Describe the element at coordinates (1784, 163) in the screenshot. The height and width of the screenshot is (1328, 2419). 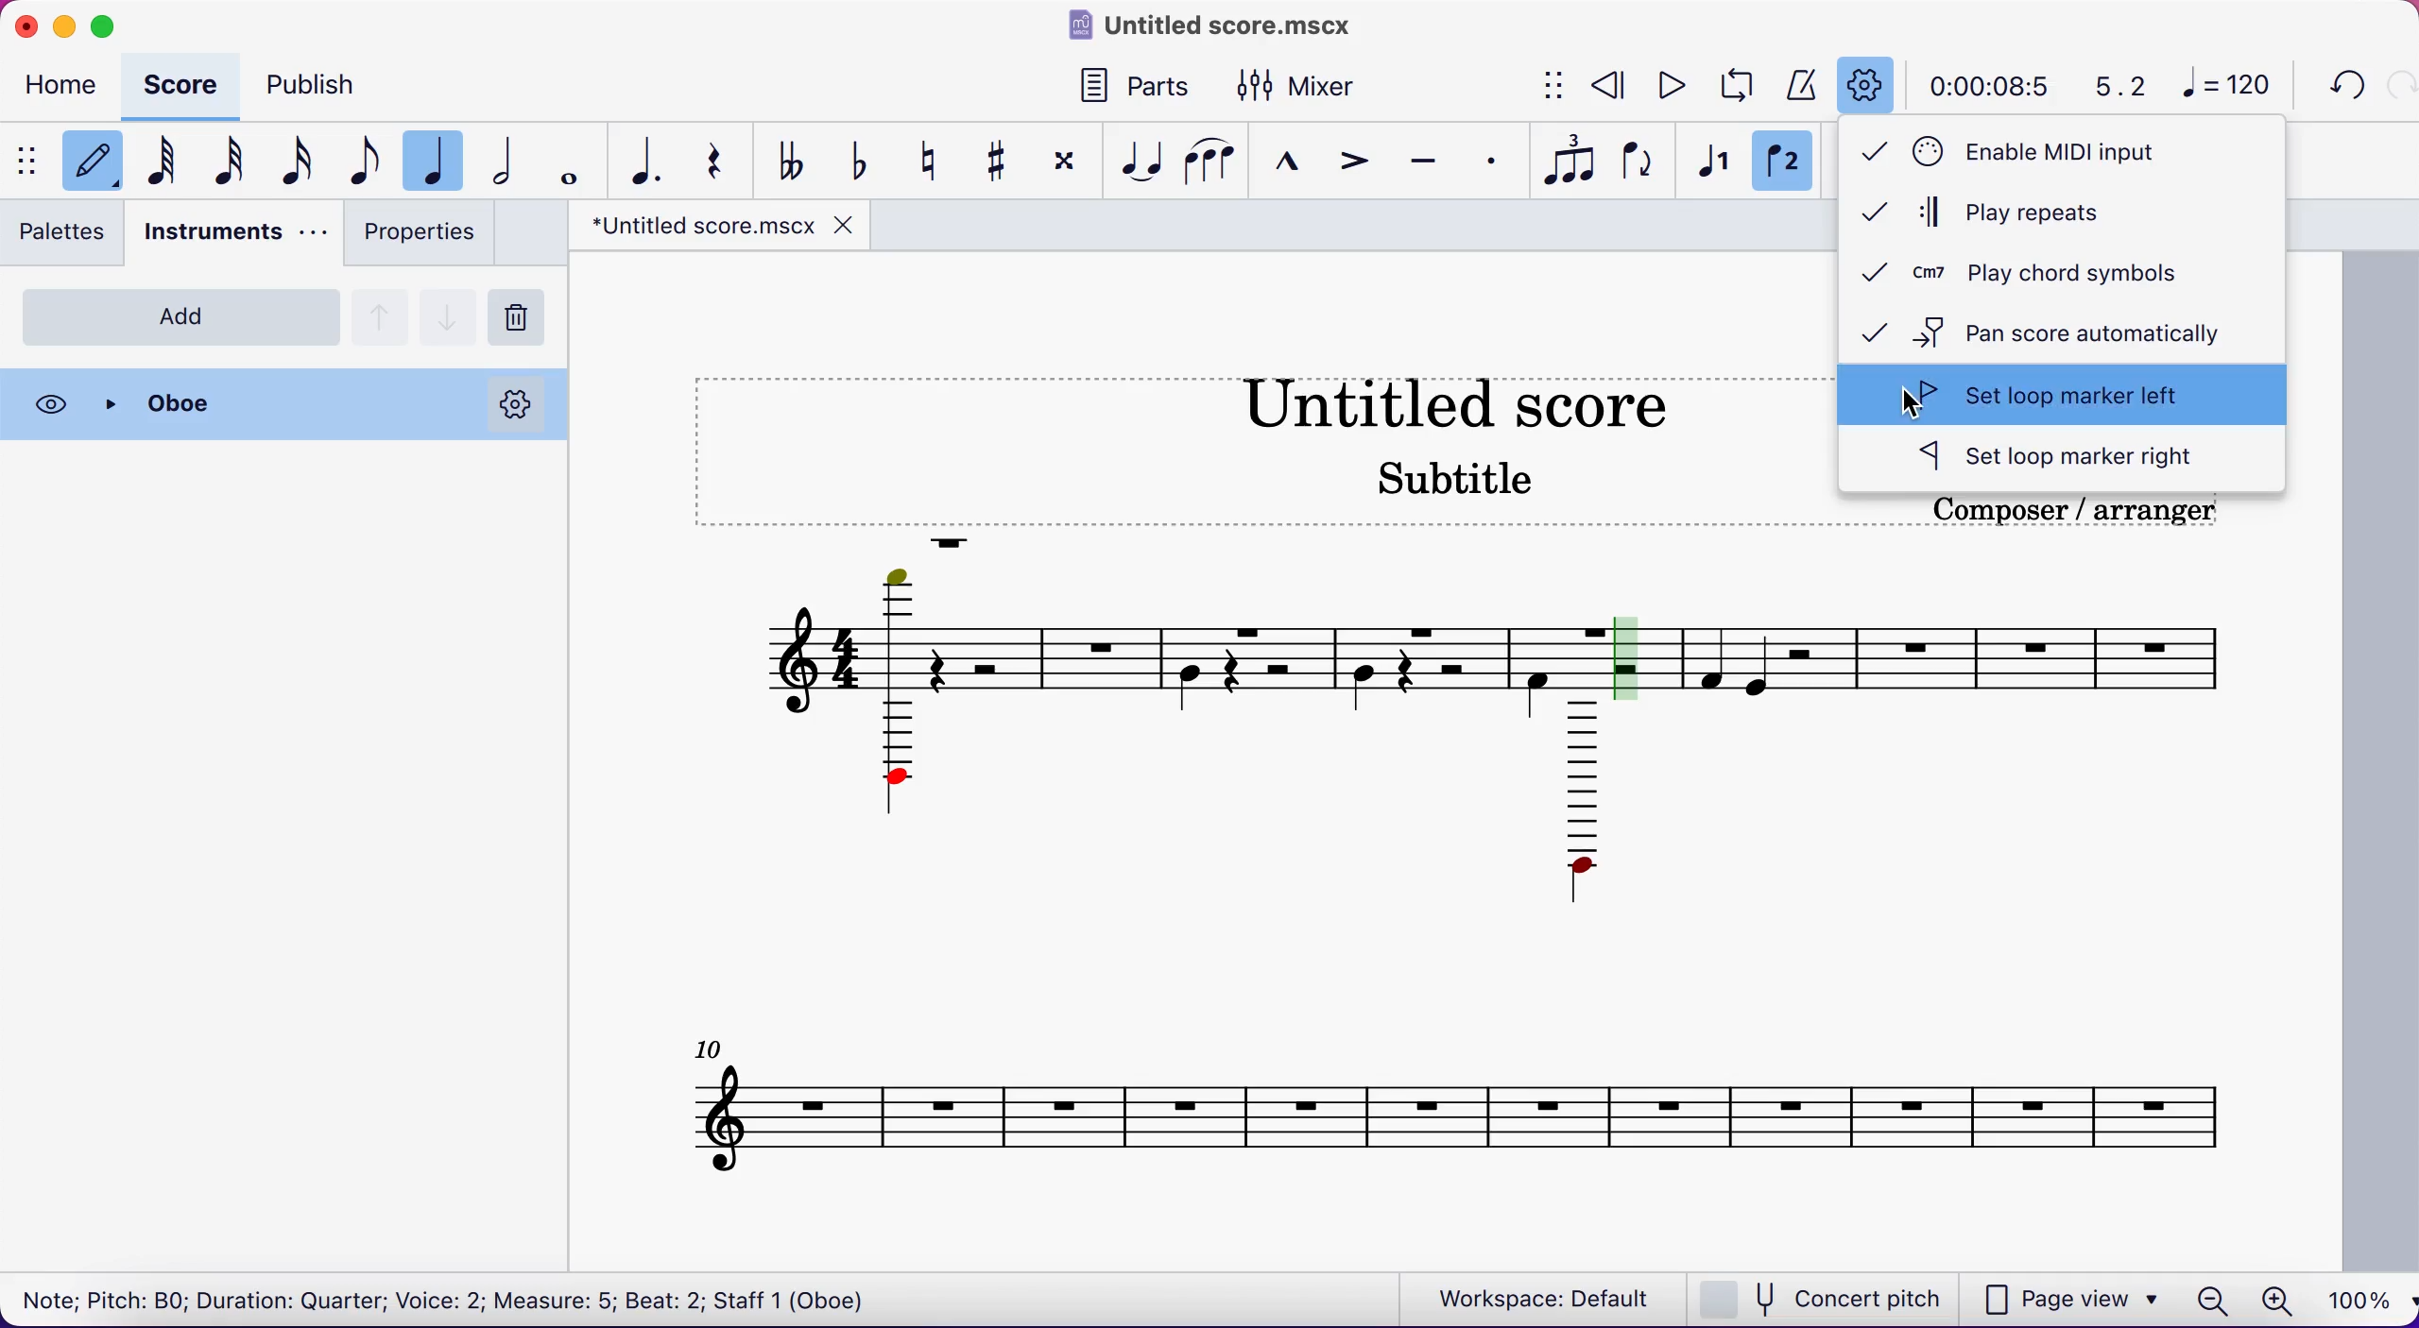
I see `voice2` at that location.